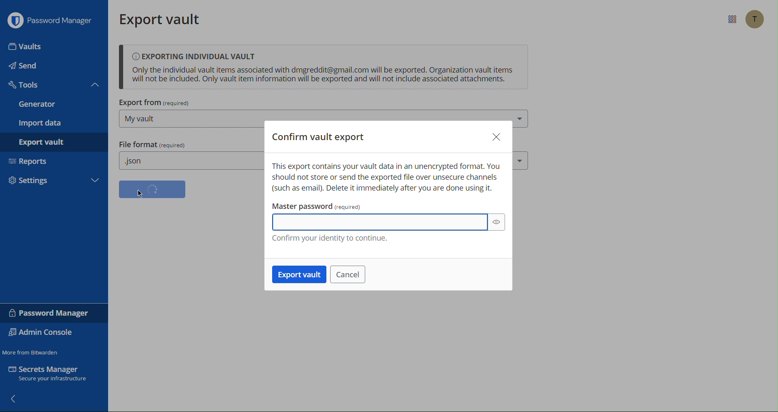 This screenshot has height=412, width=778. I want to click on Export vault, so click(164, 19).